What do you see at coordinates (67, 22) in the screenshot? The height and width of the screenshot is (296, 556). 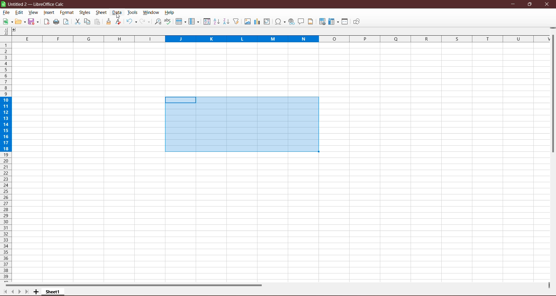 I see `Toggle Print Preview` at bounding box center [67, 22].